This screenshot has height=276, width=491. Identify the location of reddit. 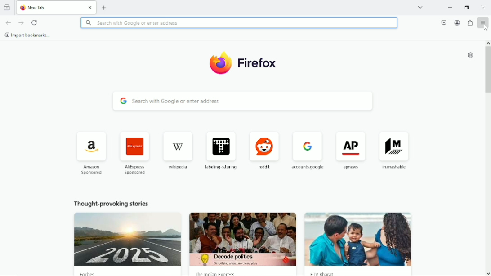
(263, 148).